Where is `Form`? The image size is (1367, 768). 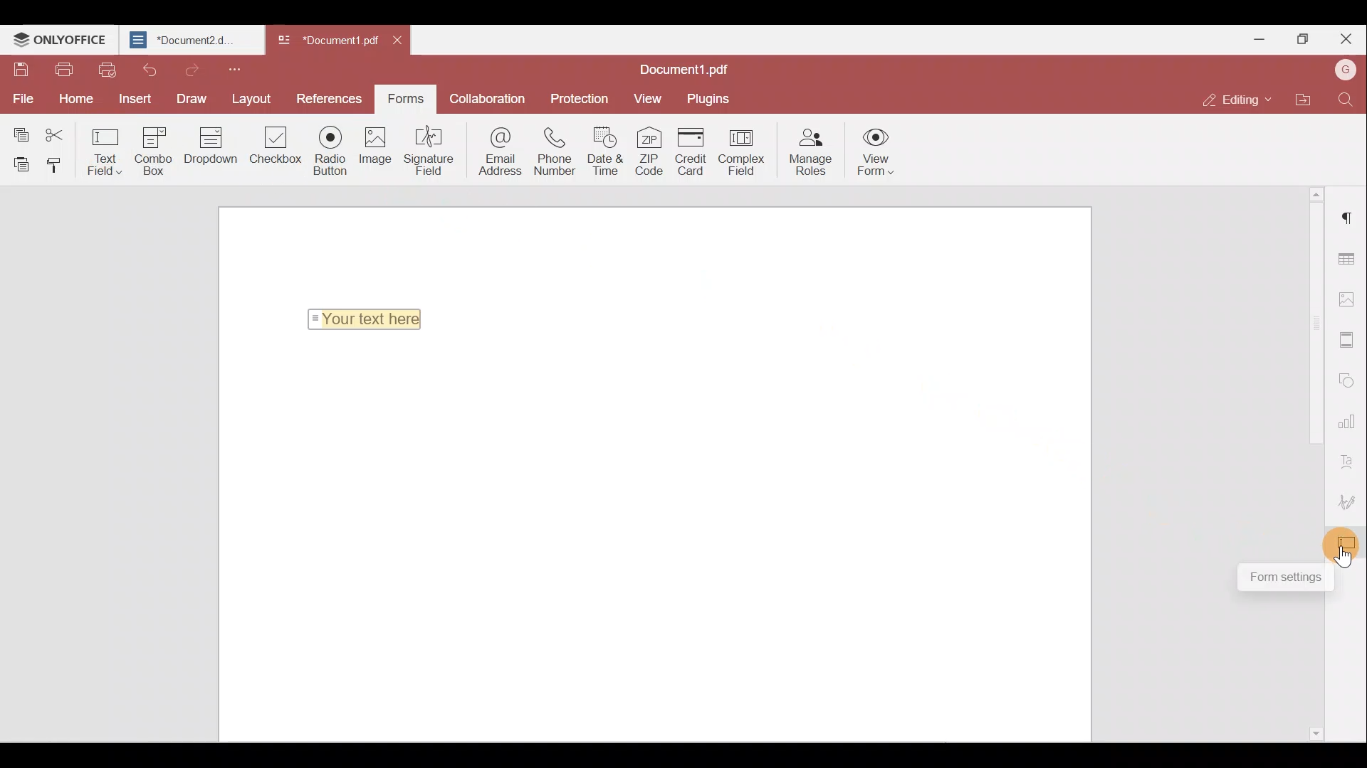
Form is located at coordinates (404, 97).